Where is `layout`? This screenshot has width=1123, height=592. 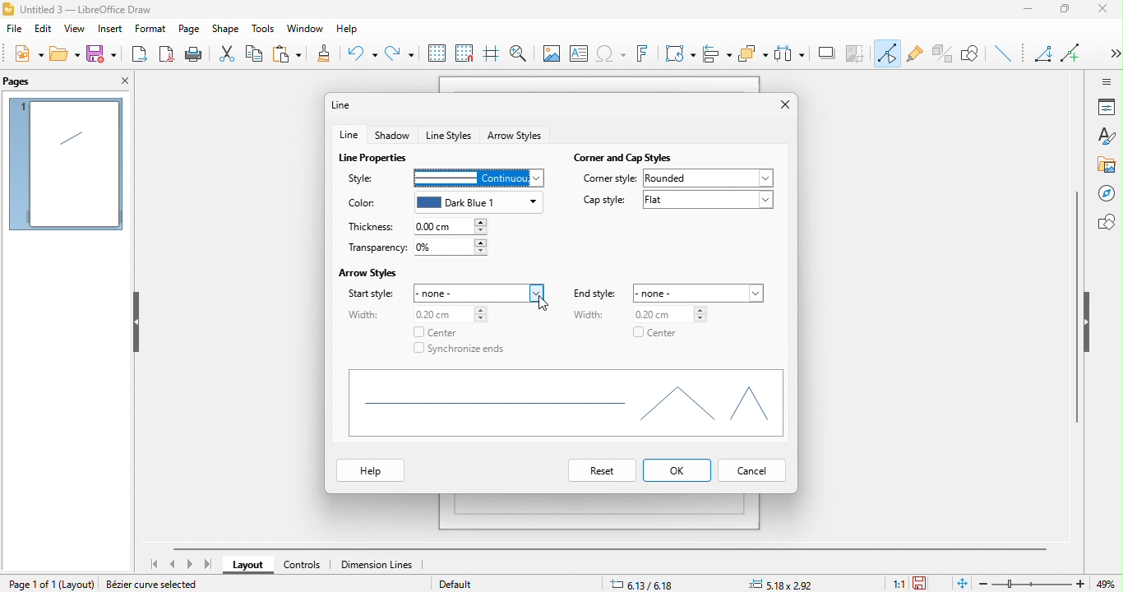 layout is located at coordinates (247, 567).